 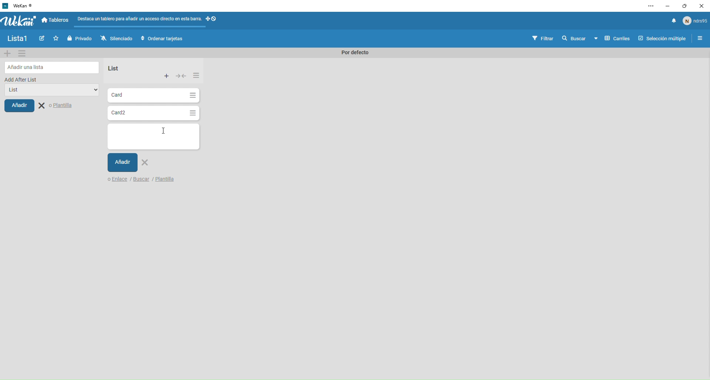 I want to click on Find, so click(x=141, y=179).